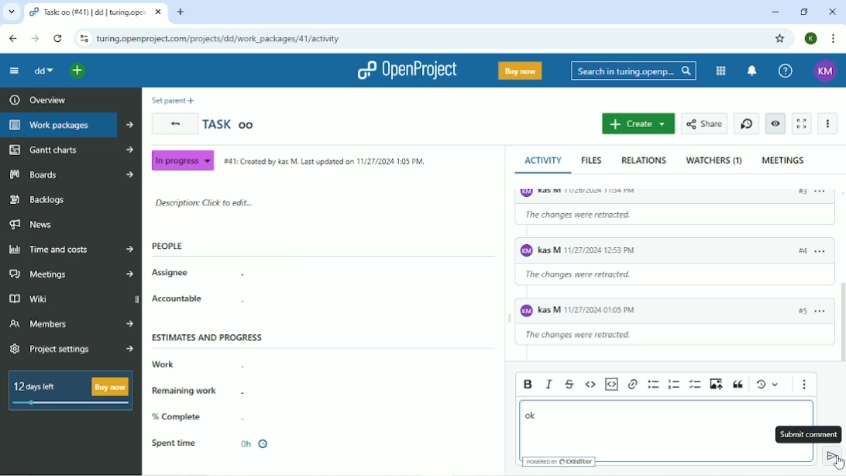  Describe the element at coordinates (198, 299) in the screenshot. I see `Accountable` at that location.